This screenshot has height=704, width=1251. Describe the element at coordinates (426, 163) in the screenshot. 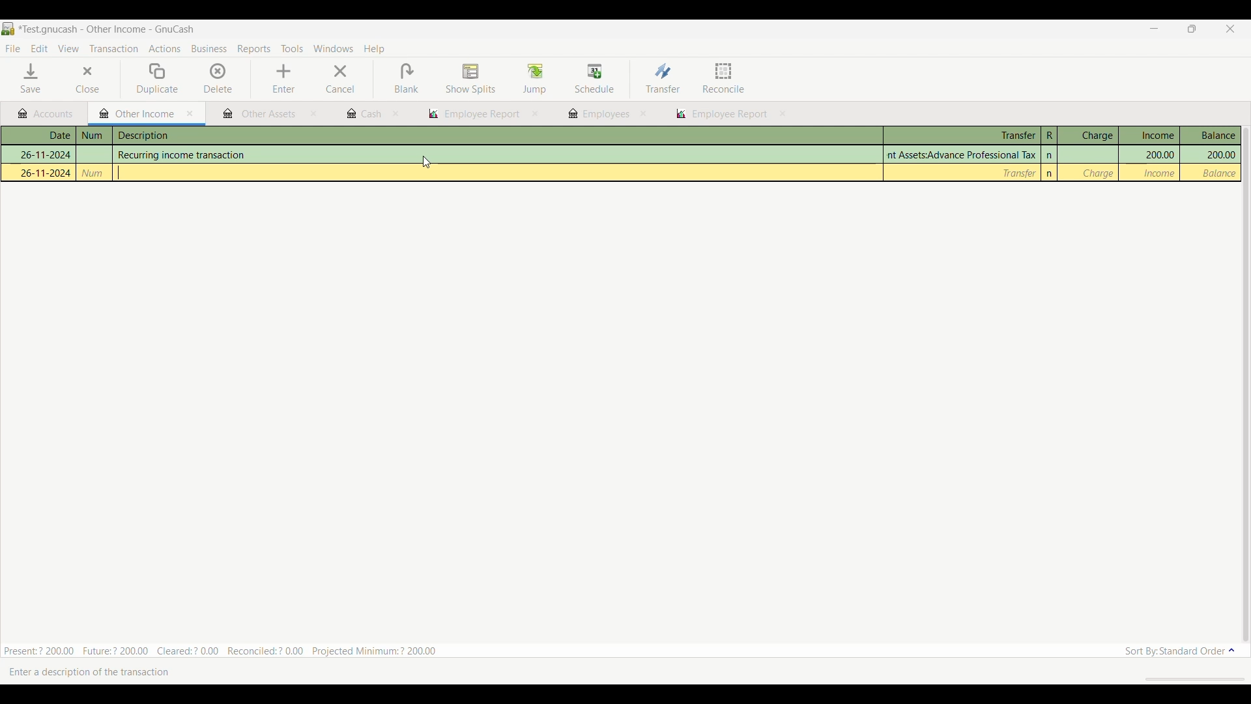

I see `cursor` at that location.